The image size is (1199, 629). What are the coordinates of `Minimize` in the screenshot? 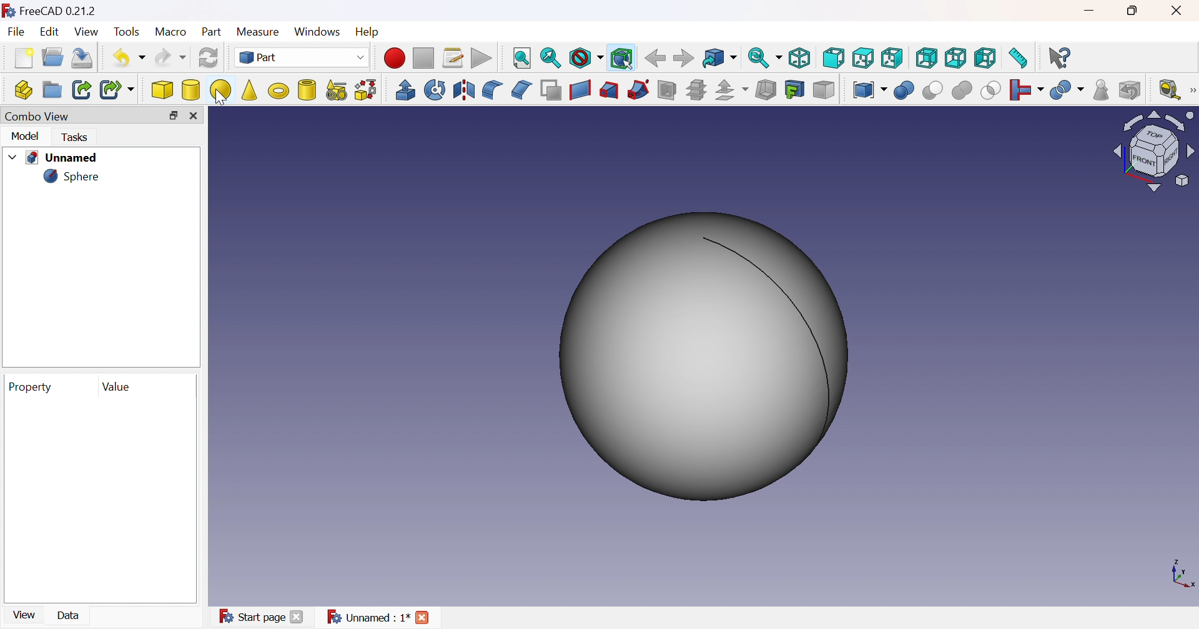 It's located at (1093, 12).